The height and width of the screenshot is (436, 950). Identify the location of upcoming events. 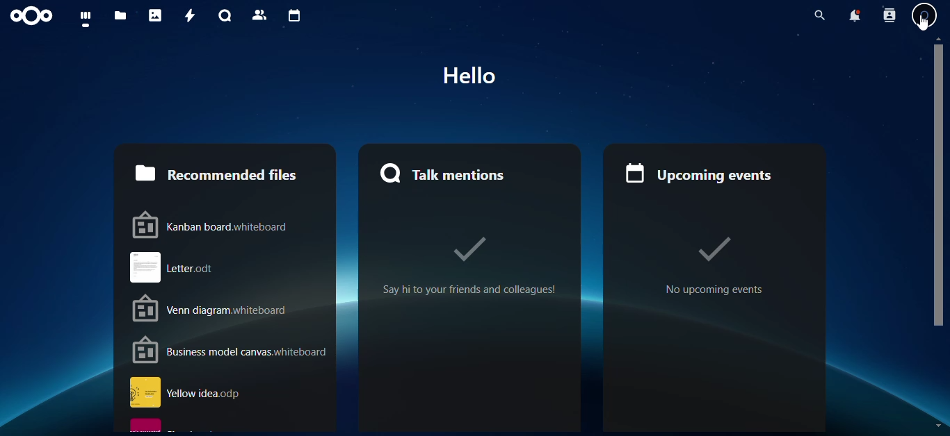
(715, 173).